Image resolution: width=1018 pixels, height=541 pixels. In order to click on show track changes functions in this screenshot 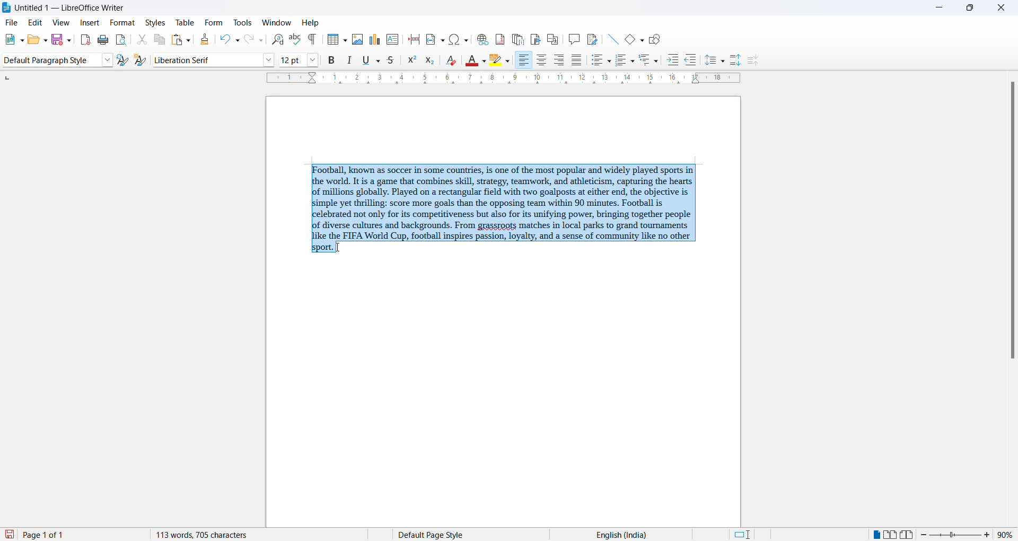, I will do `click(593, 39)`.